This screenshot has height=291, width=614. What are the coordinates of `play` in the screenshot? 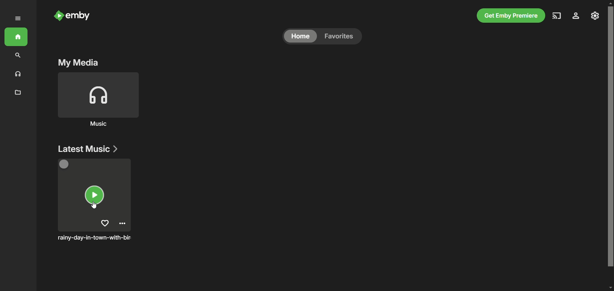 It's located at (93, 195).